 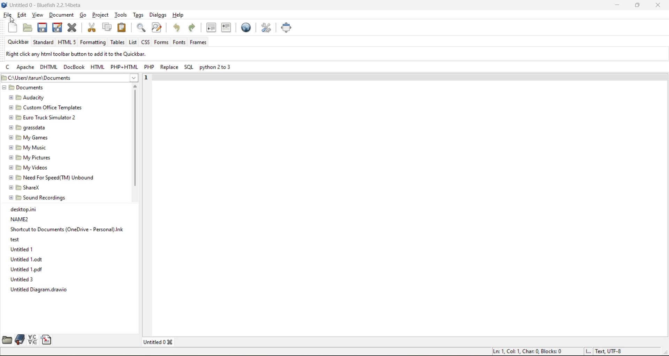 I want to click on sql, so click(x=190, y=67).